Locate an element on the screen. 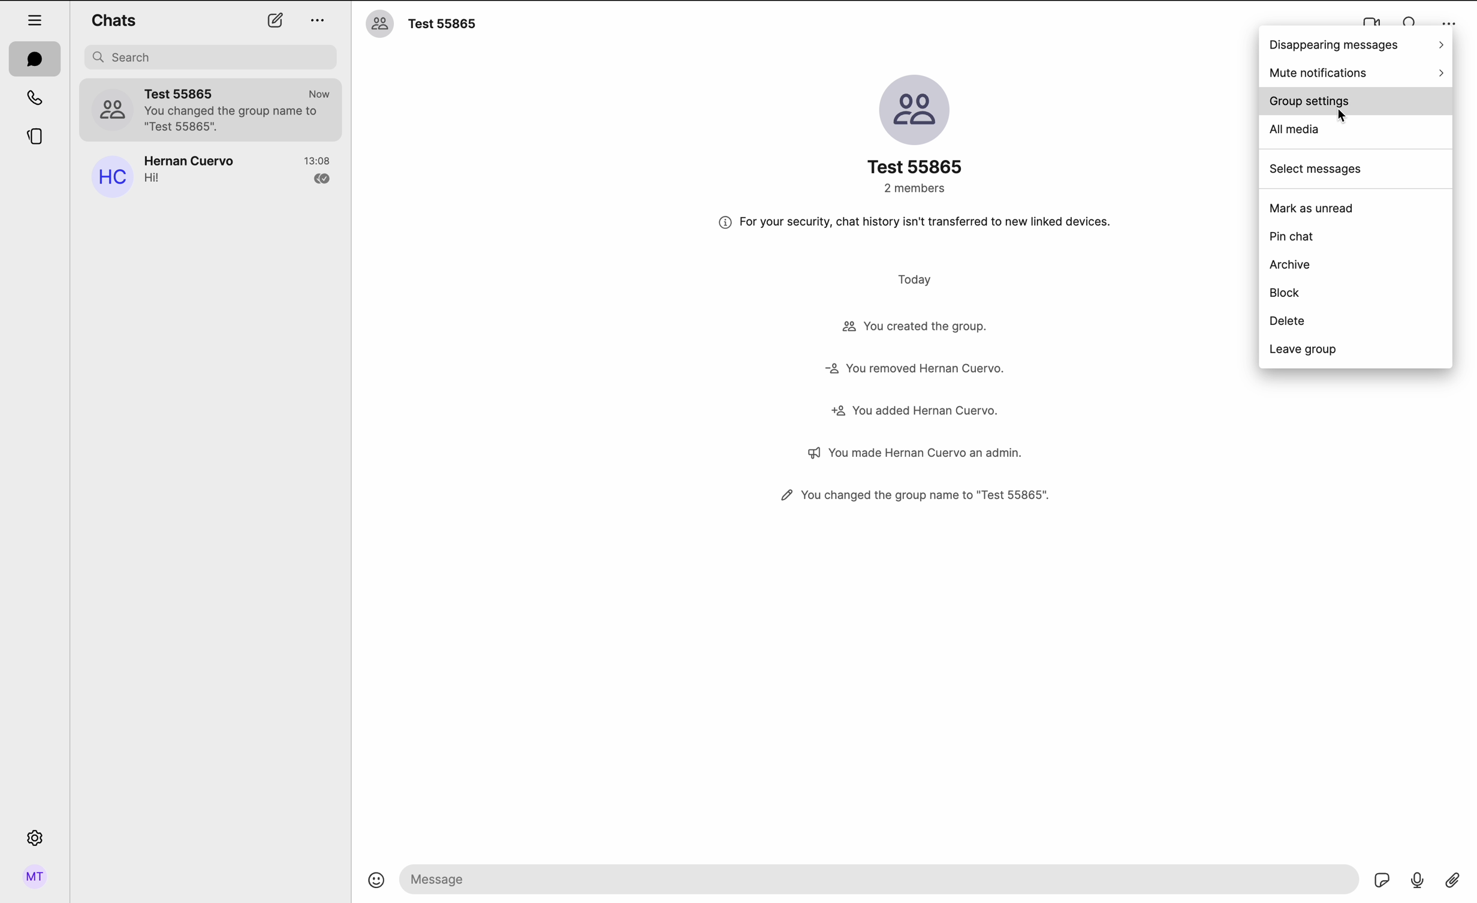  delete is located at coordinates (1288, 321).